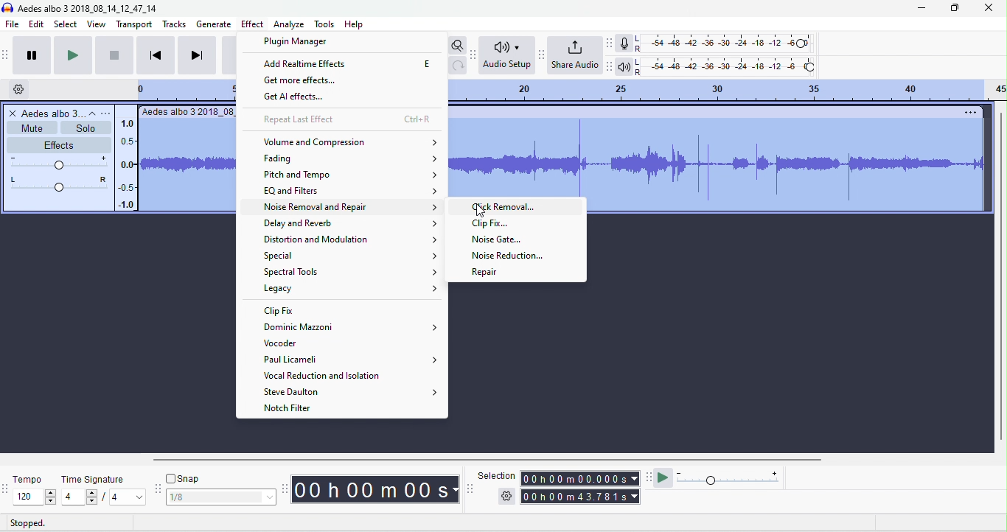 This screenshot has height=532, width=1007. Describe the element at coordinates (352, 224) in the screenshot. I see `delay and reverb` at that location.